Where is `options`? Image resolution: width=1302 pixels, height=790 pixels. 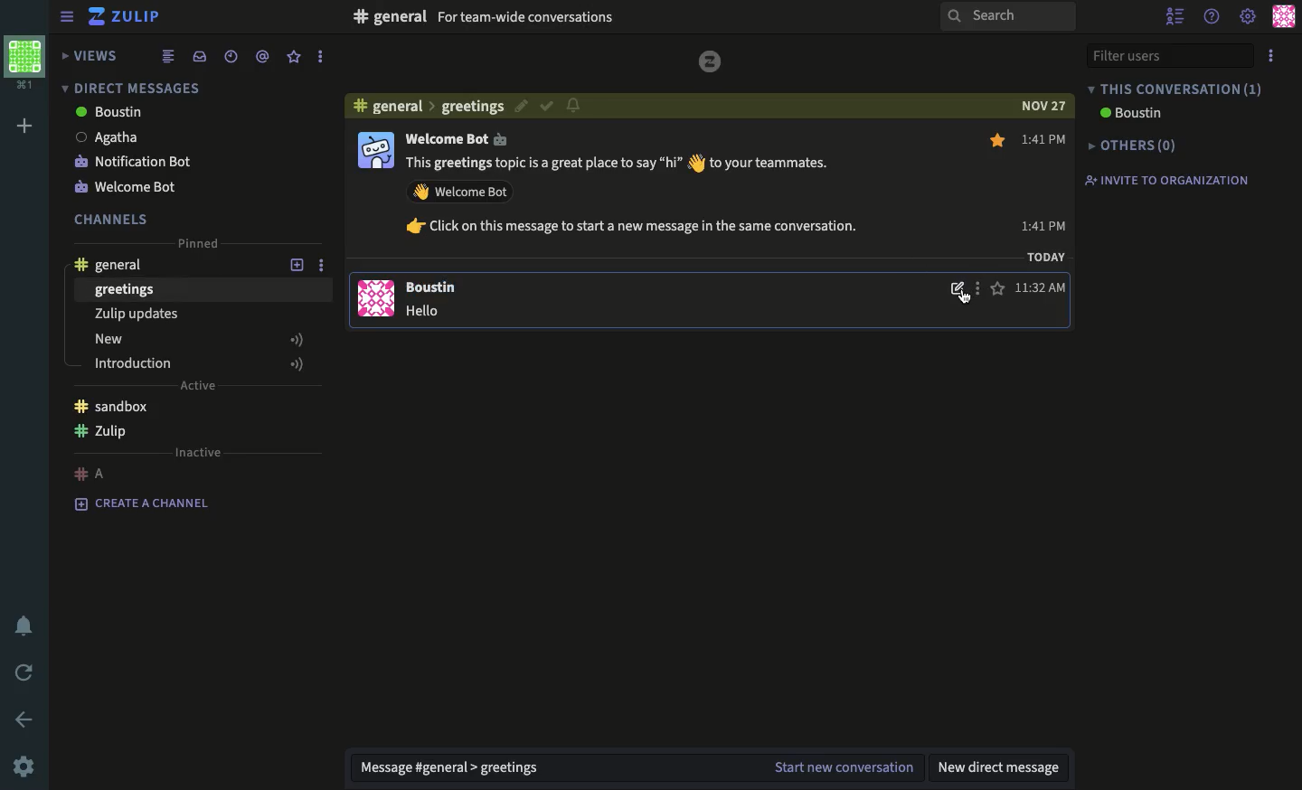 options is located at coordinates (327, 264).